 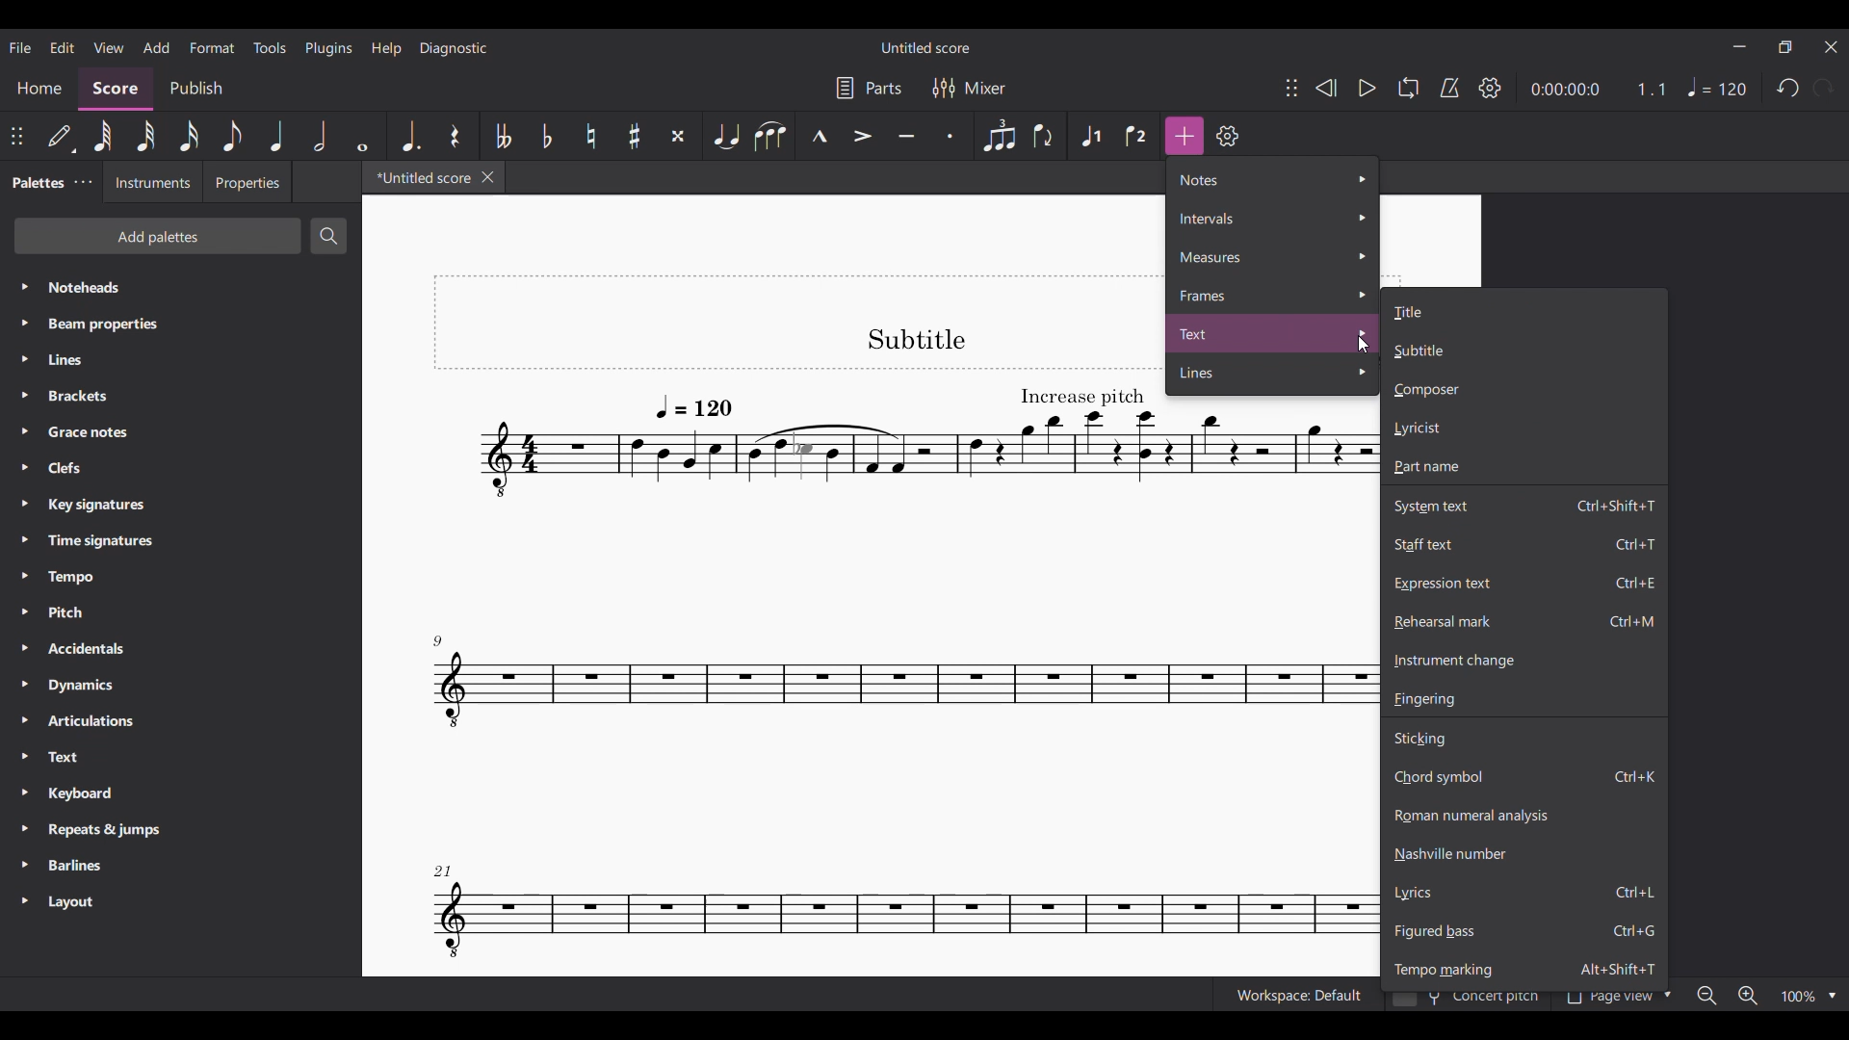 What do you see at coordinates (159, 236) in the screenshot?
I see `Add palettes` at bounding box center [159, 236].